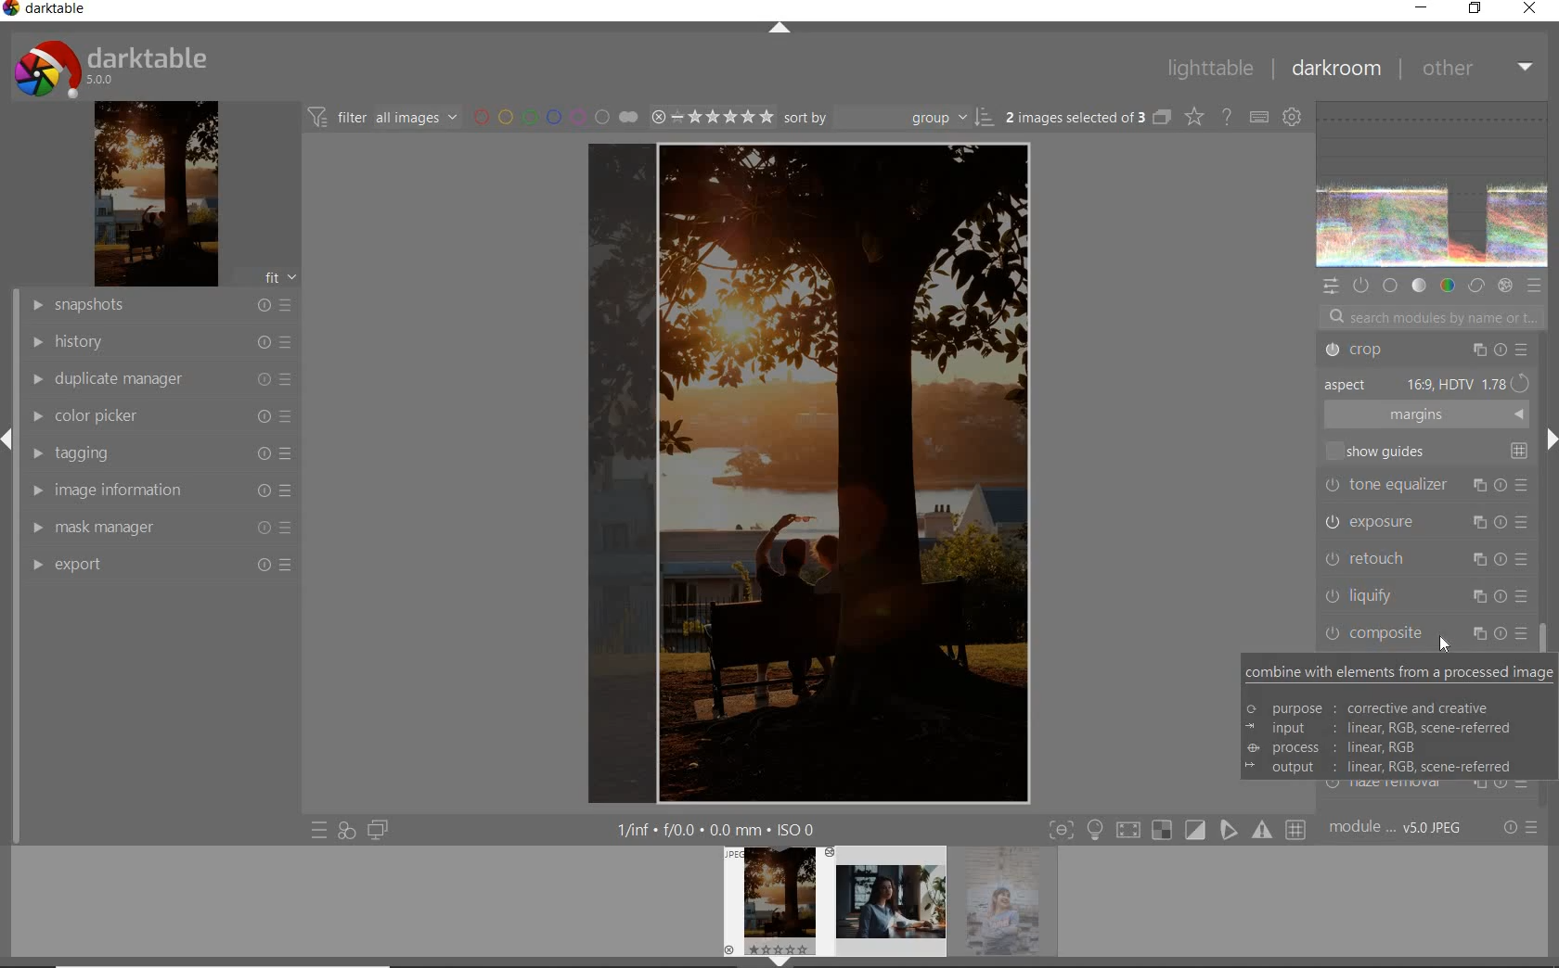 This screenshot has width=1559, height=968. Describe the element at coordinates (1422, 556) in the screenshot. I see `retouch` at that location.